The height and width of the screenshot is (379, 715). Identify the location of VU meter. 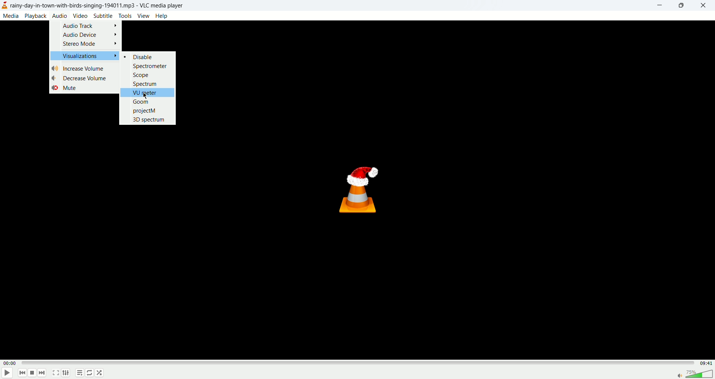
(145, 93).